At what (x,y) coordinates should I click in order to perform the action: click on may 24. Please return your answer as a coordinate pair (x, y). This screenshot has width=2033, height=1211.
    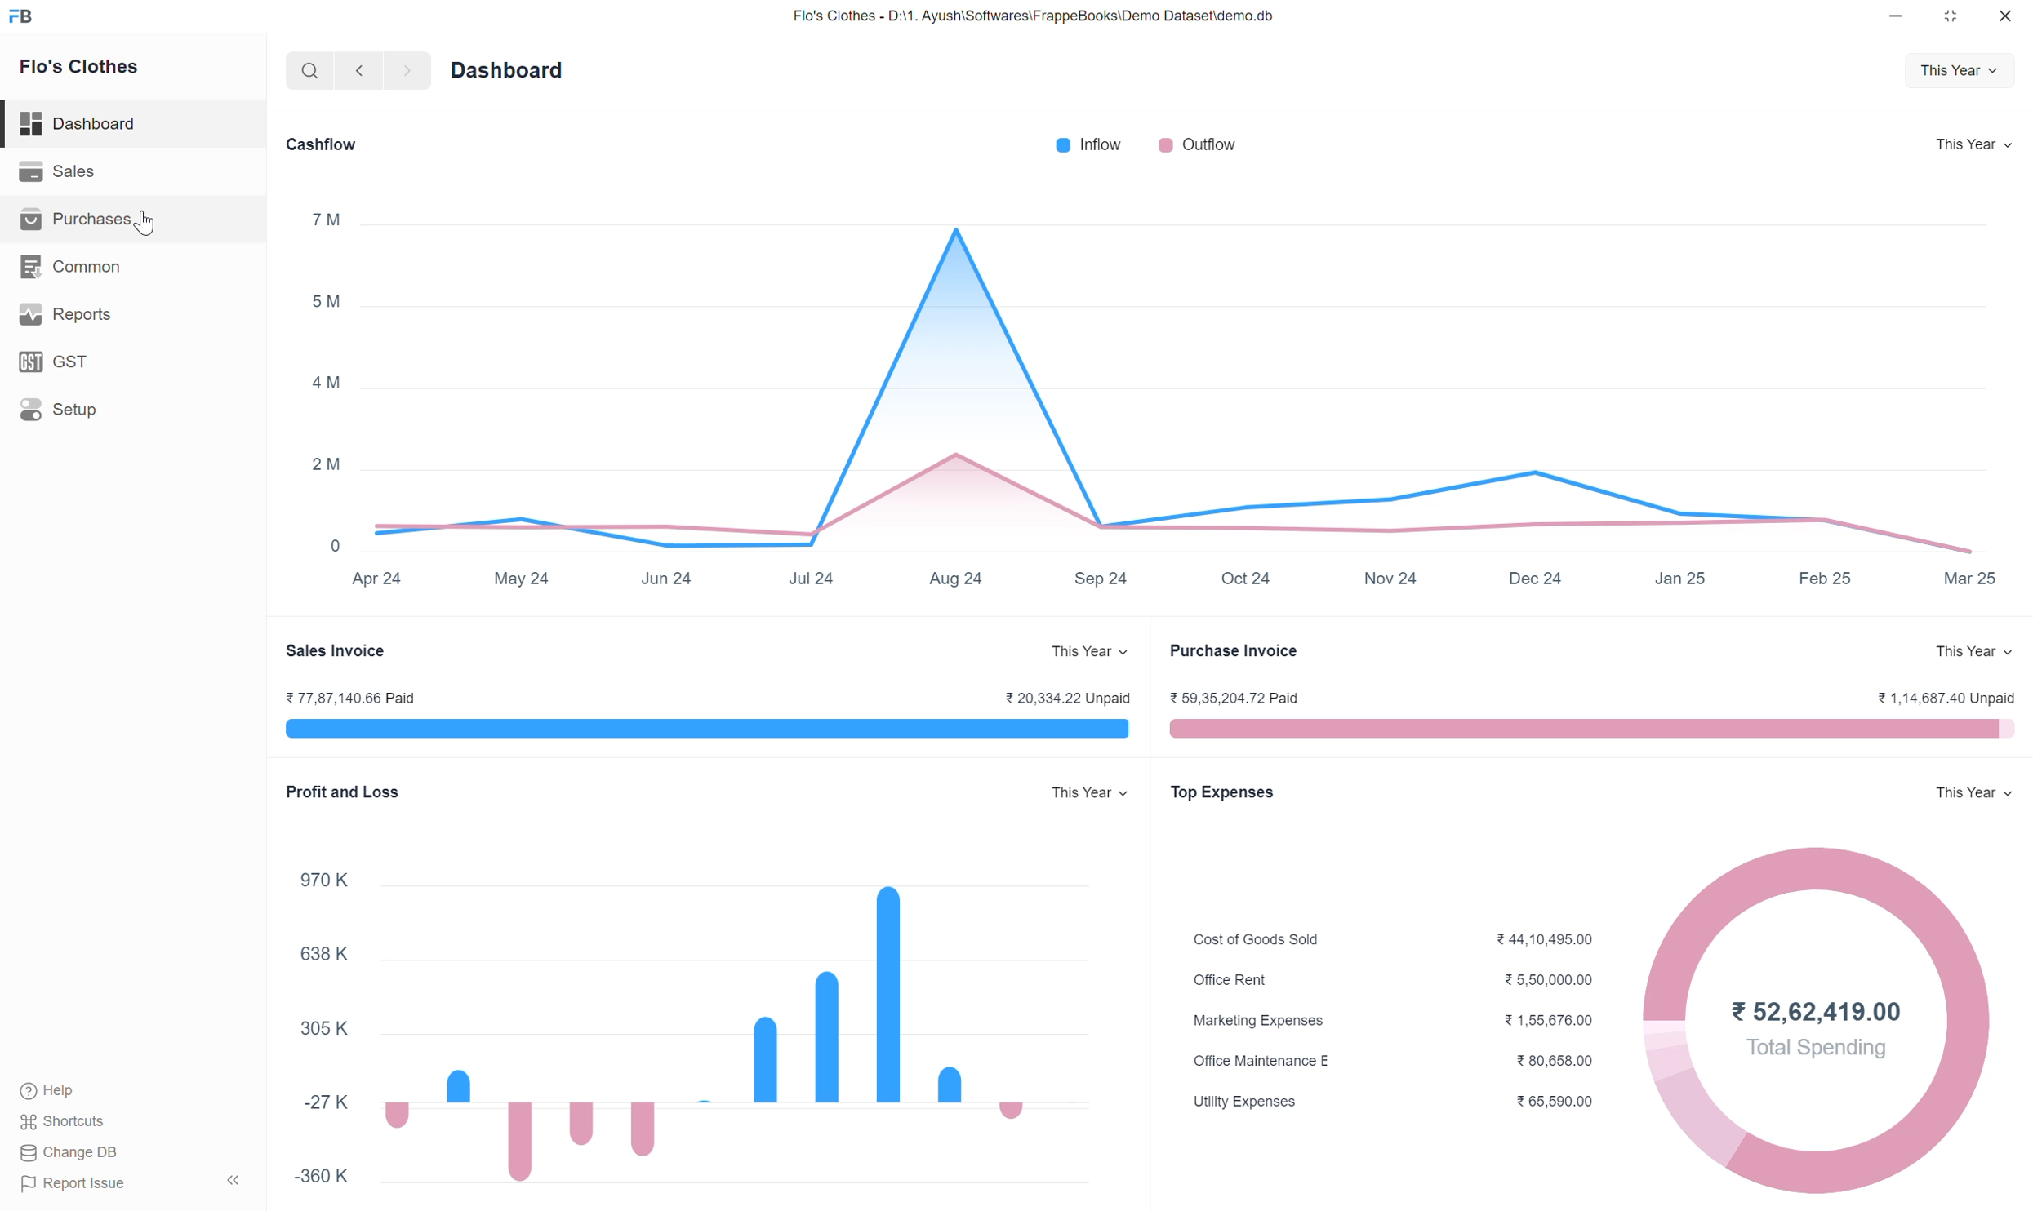
    Looking at the image, I should click on (523, 580).